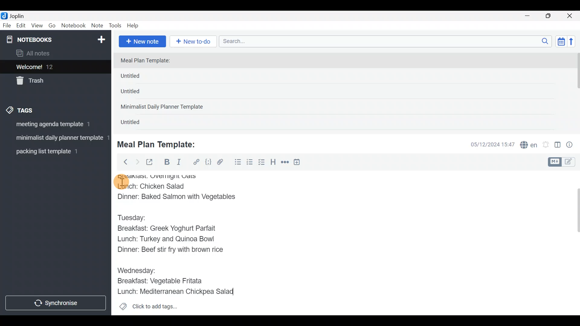 The image size is (580, 326). I want to click on Forward, so click(137, 162).